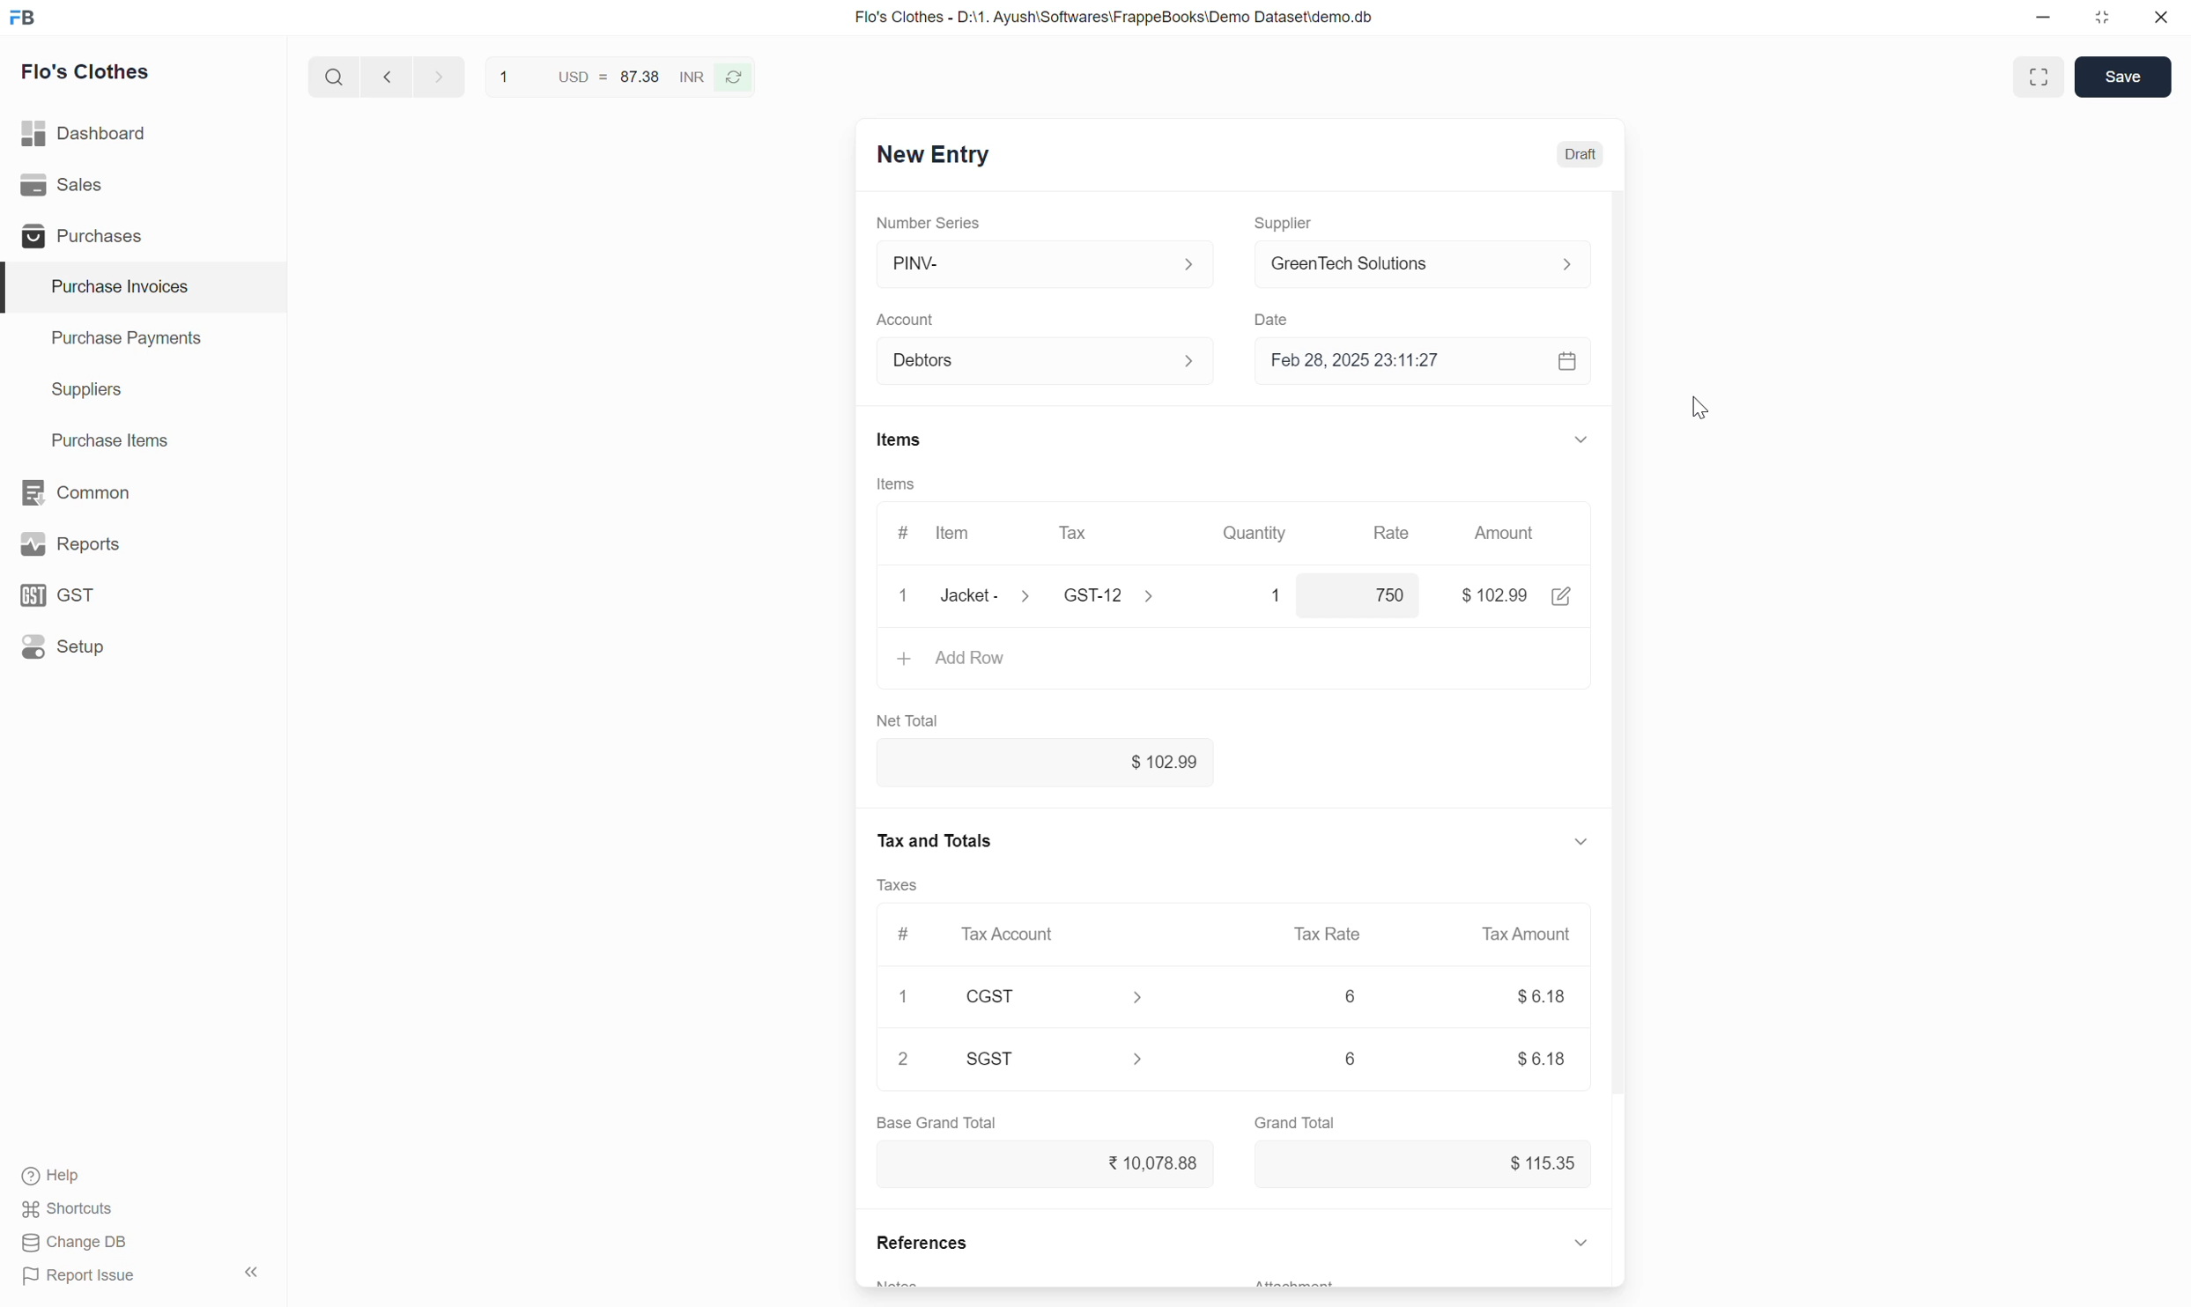 Image resolution: width=2191 pixels, height=1307 pixels. What do you see at coordinates (1351, 1058) in the screenshot?
I see `6` at bounding box center [1351, 1058].